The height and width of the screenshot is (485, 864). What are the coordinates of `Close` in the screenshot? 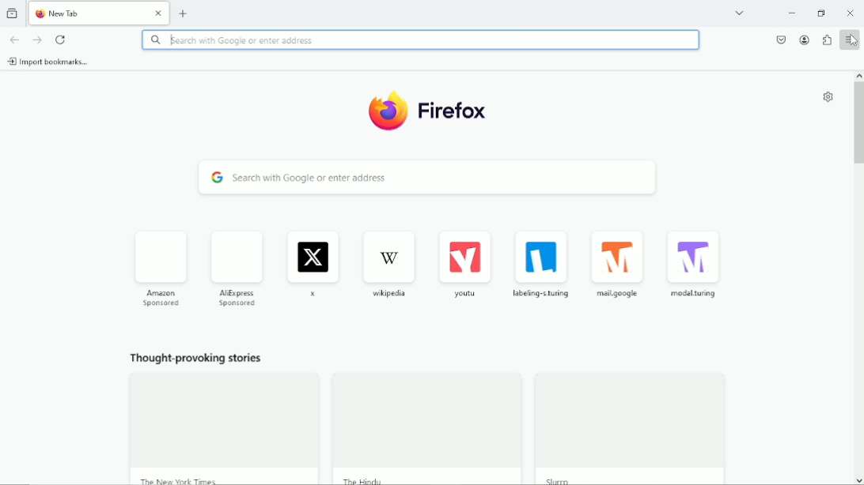 It's located at (850, 11).